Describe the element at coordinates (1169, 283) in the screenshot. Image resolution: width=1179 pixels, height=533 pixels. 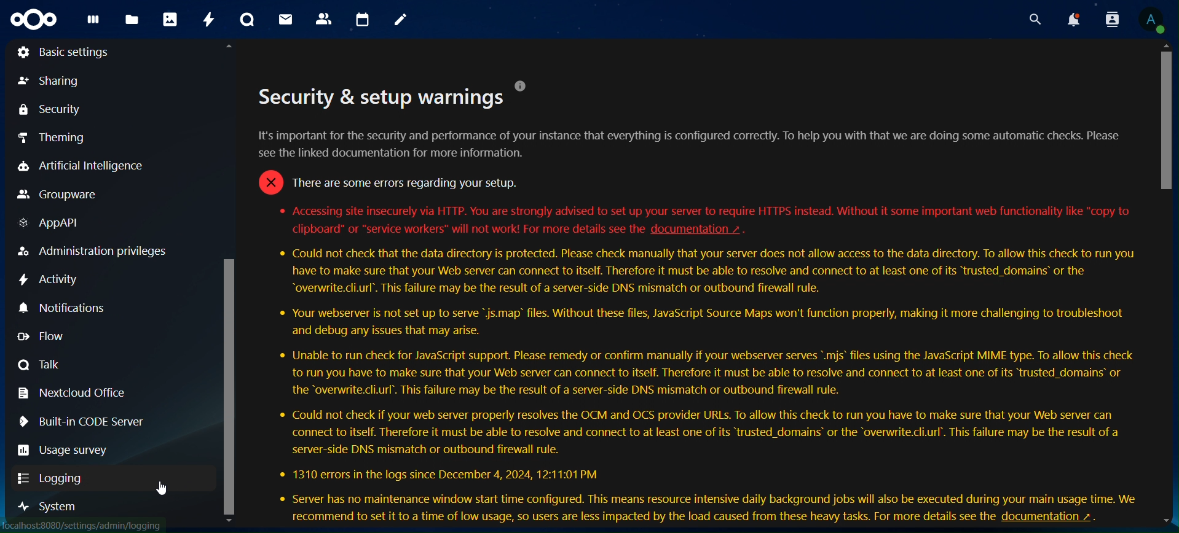
I see `scrollbar` at that location.